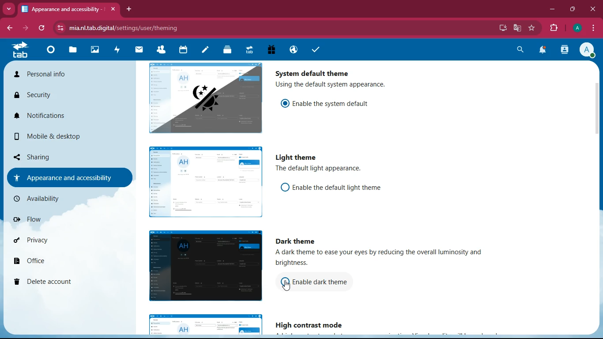 The width and height of the screenshot is (603, 339). Describe the element at coordinates (316, 50) in the screenshot. I see `tasks` at that location.